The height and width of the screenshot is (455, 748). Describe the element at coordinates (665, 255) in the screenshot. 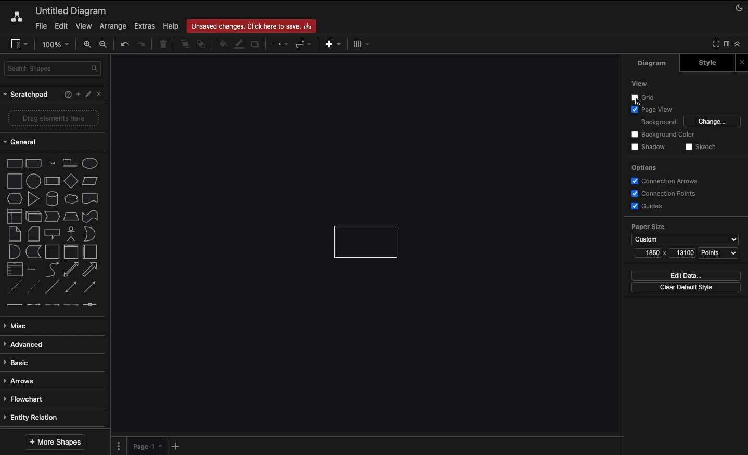

I see `Size ` at that location.